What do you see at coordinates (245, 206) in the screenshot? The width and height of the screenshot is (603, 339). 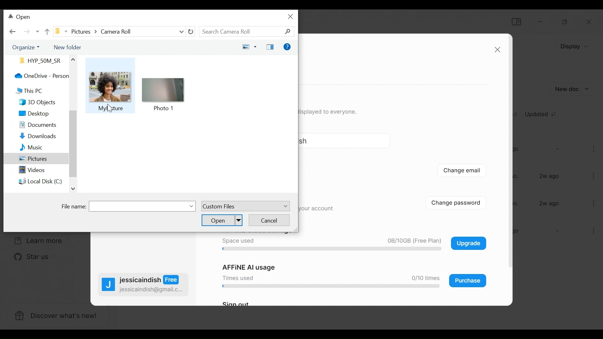 I see `Custom Files` at bounding box center [245, 206].